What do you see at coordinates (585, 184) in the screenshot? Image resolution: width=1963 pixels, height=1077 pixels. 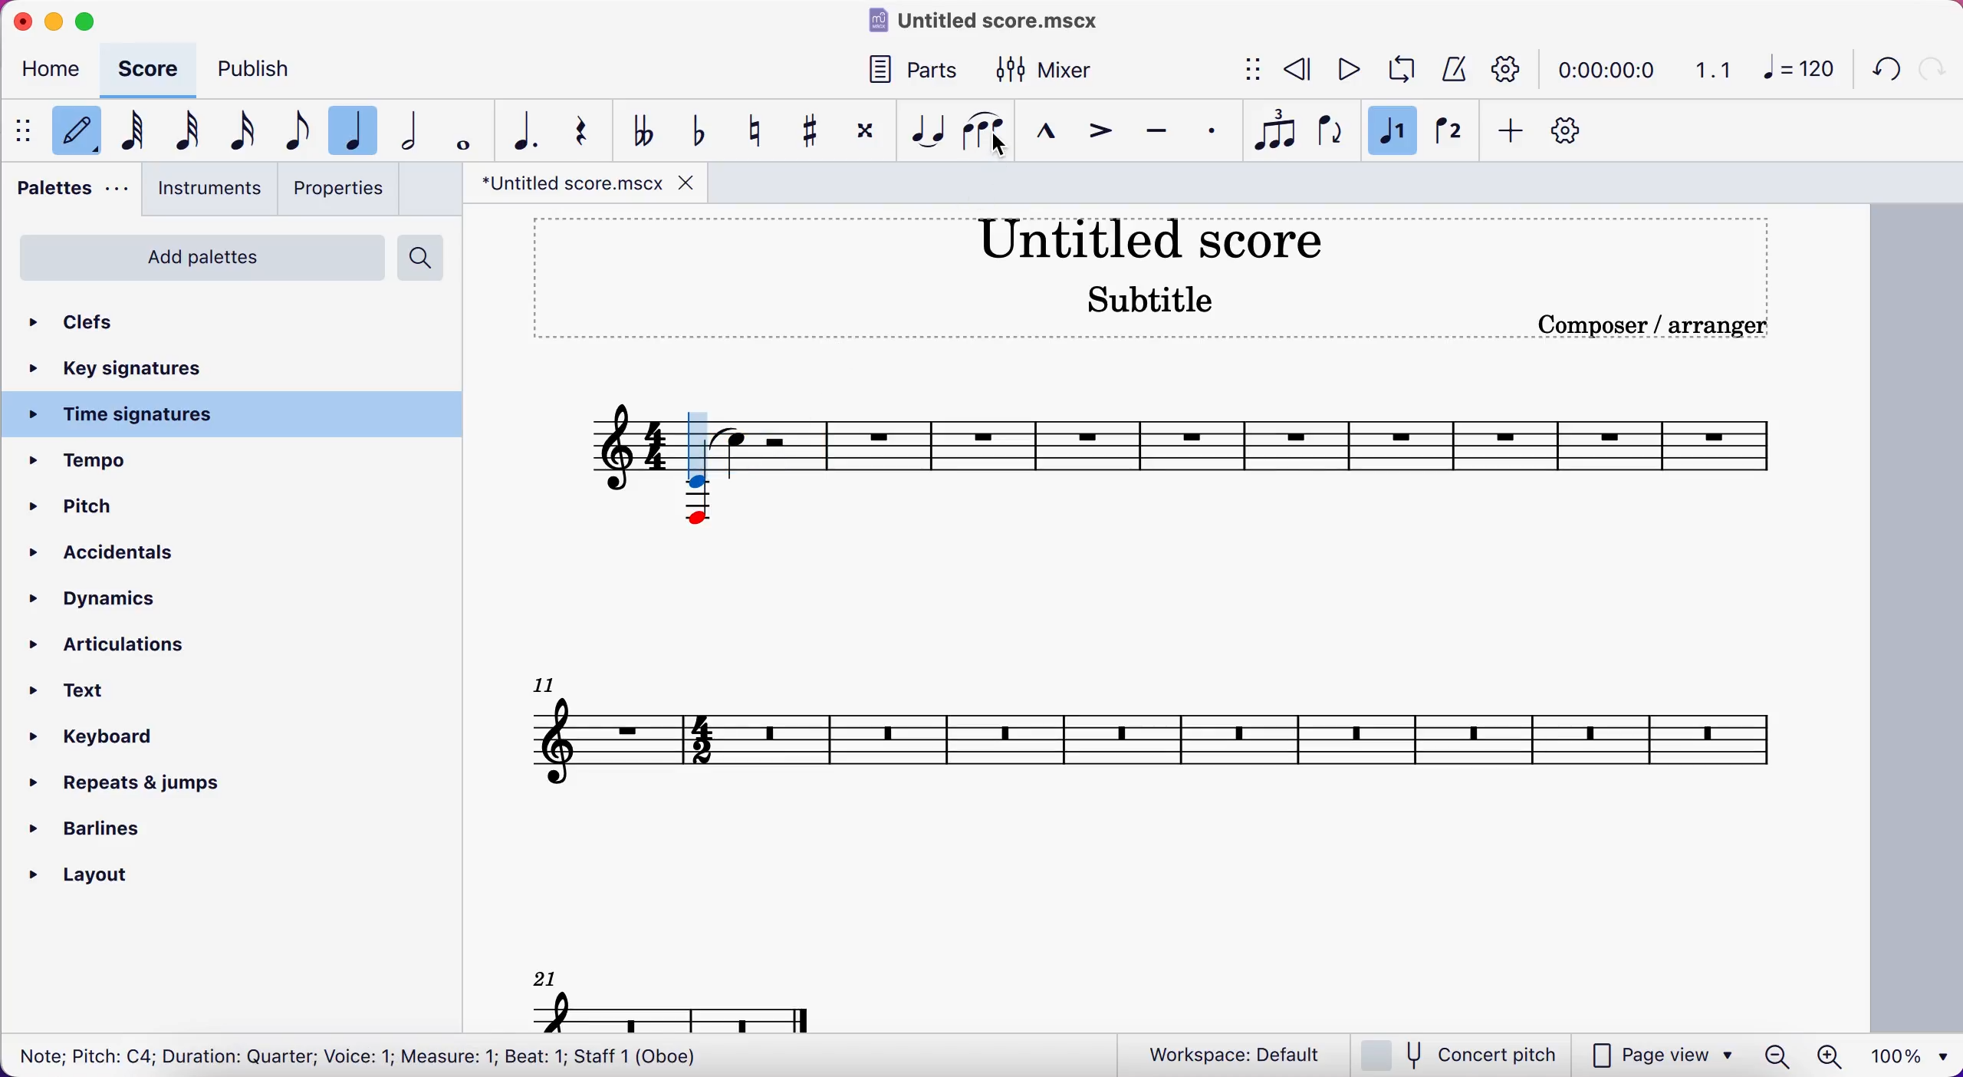 I see `*untitled score.mscx` at bounding box center [585, 184].